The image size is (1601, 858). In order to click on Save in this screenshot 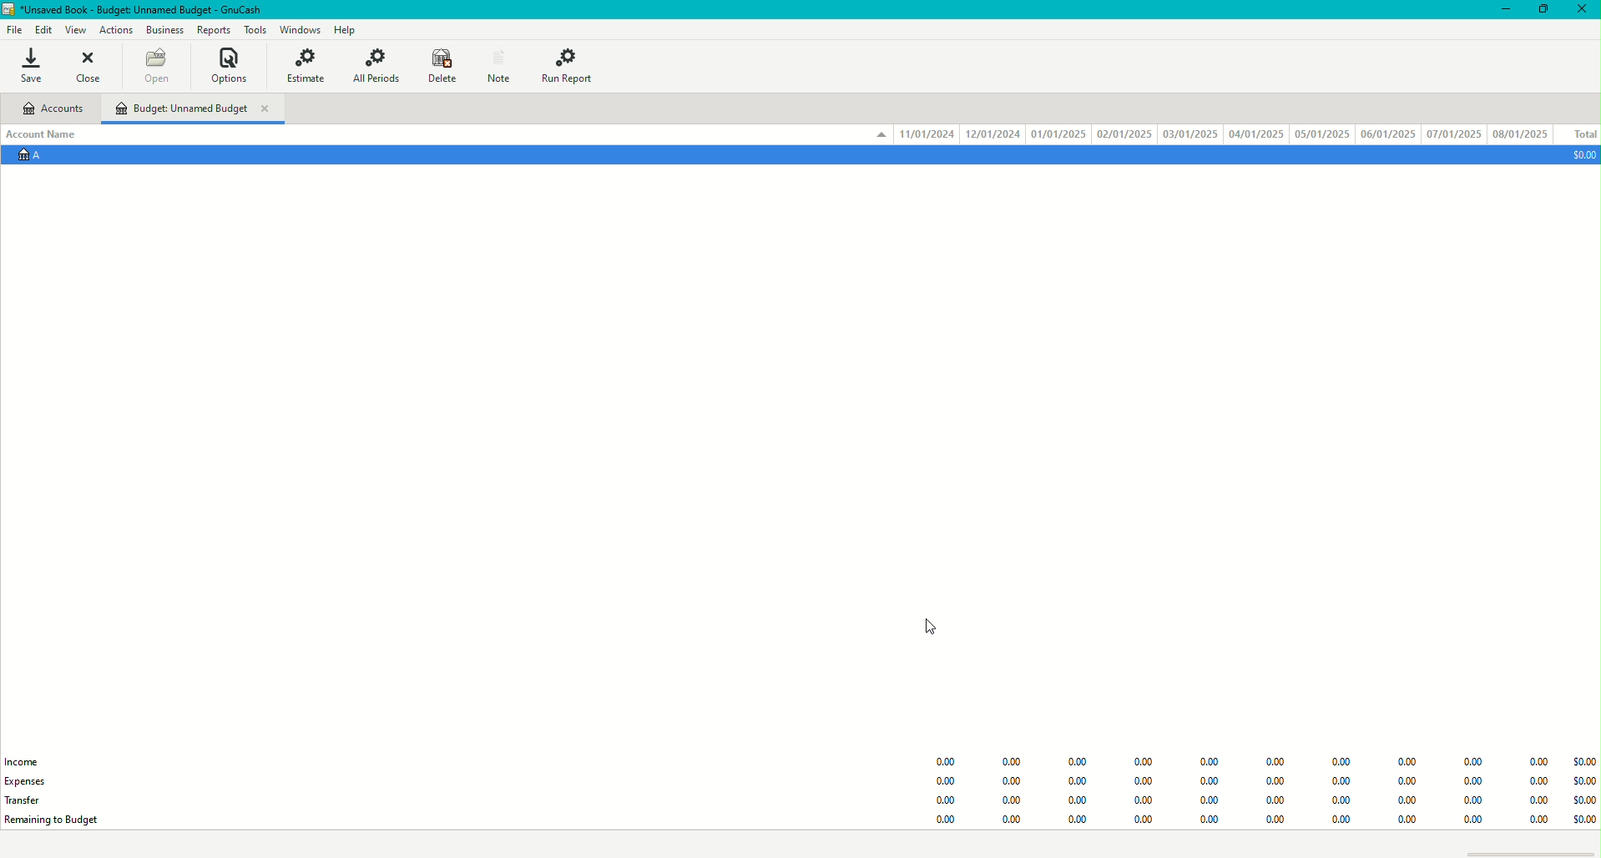, I will do `click(36, 68)`.